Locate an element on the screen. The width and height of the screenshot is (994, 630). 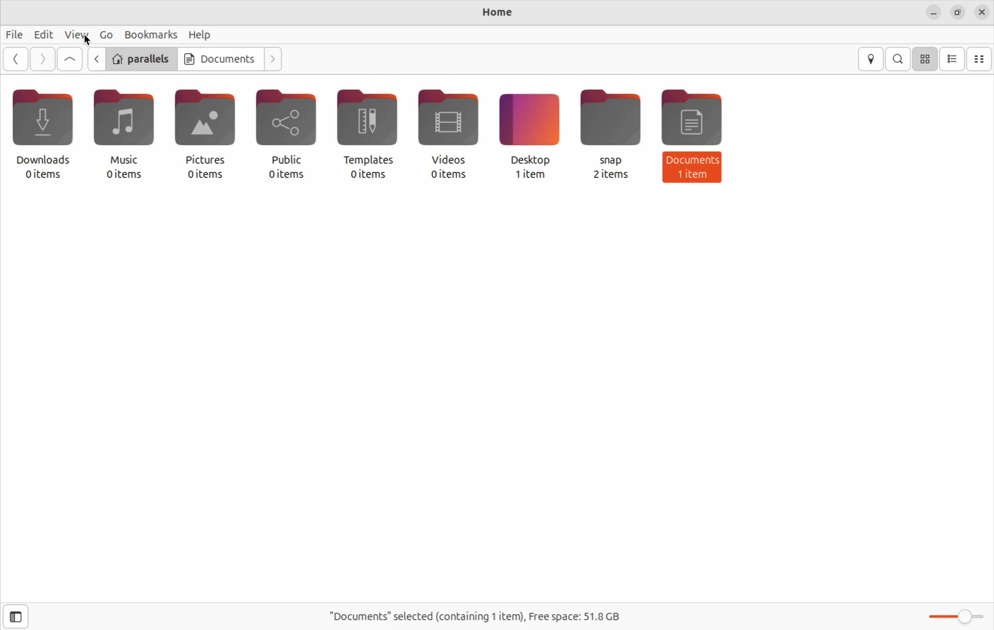
minimize is located at coordinates (933, 13).